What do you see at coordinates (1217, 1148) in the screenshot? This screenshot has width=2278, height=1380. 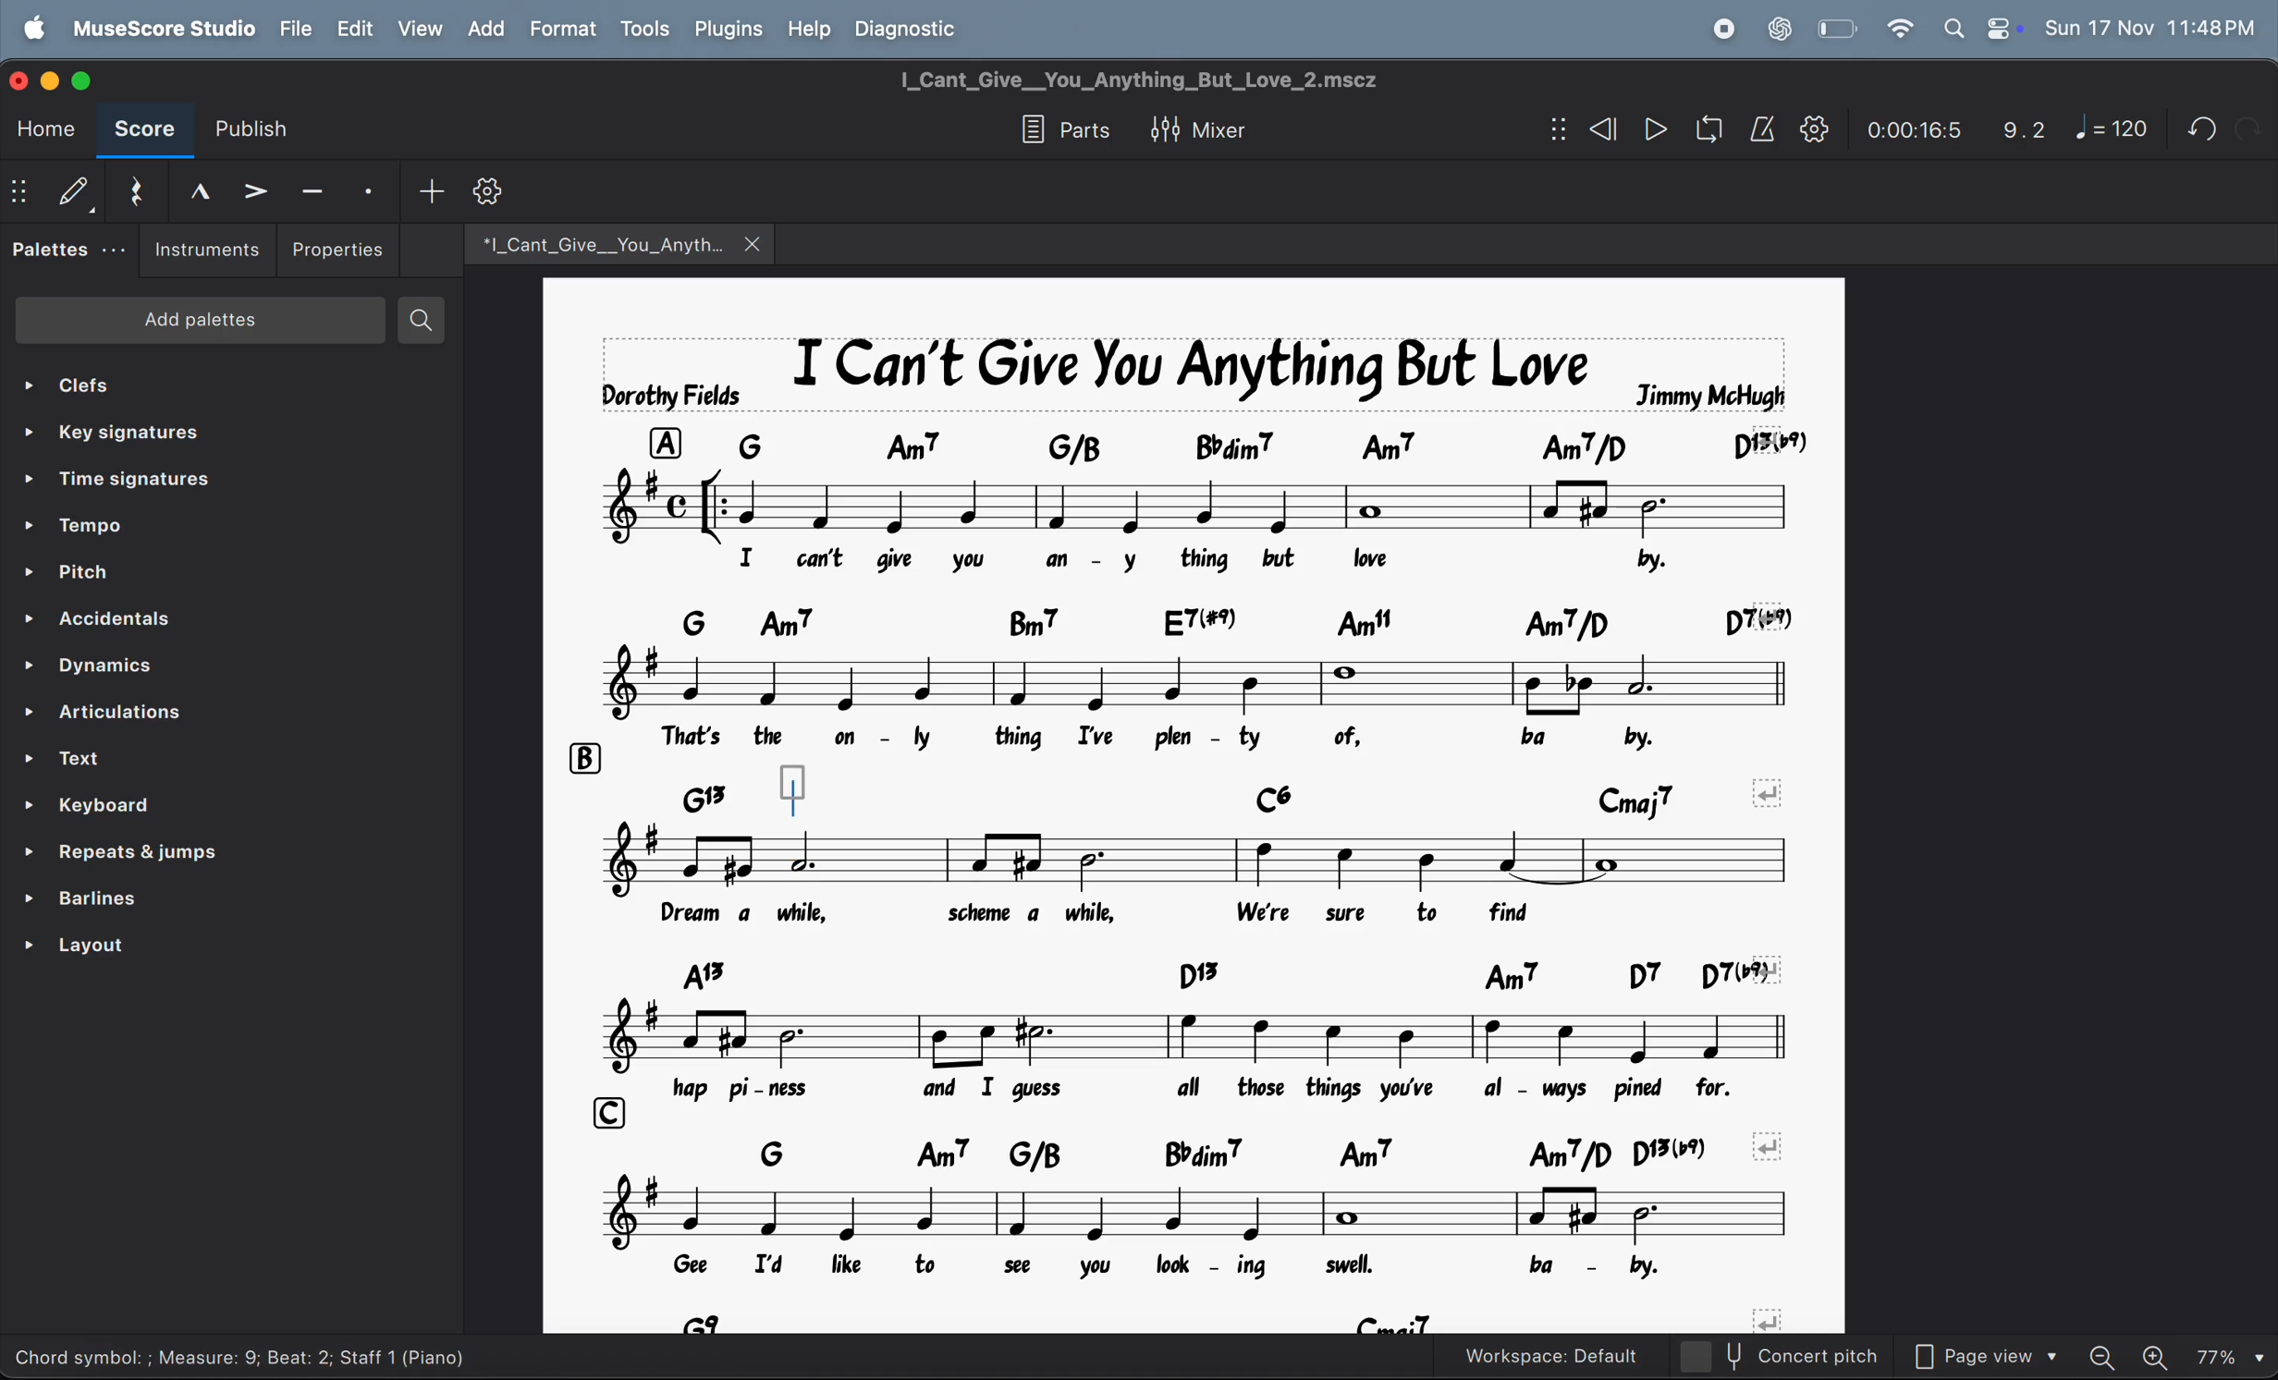 I see `` at bounding box center [1217, 1148].